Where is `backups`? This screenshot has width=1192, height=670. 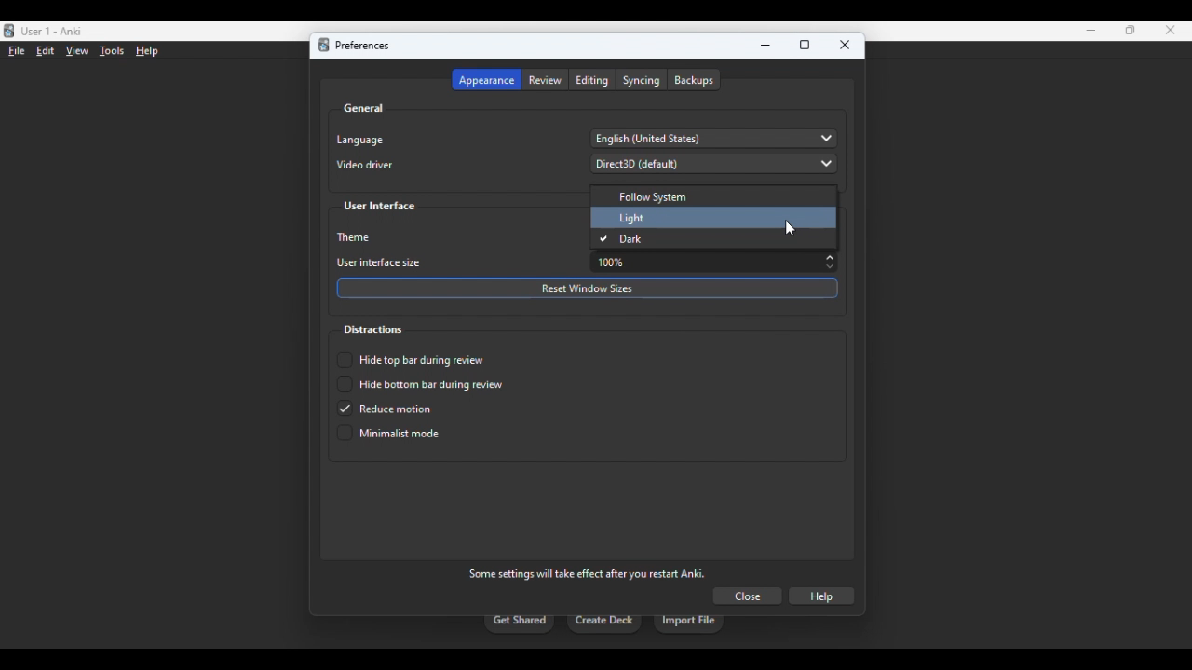 backups is located at coordinates (694, 80).